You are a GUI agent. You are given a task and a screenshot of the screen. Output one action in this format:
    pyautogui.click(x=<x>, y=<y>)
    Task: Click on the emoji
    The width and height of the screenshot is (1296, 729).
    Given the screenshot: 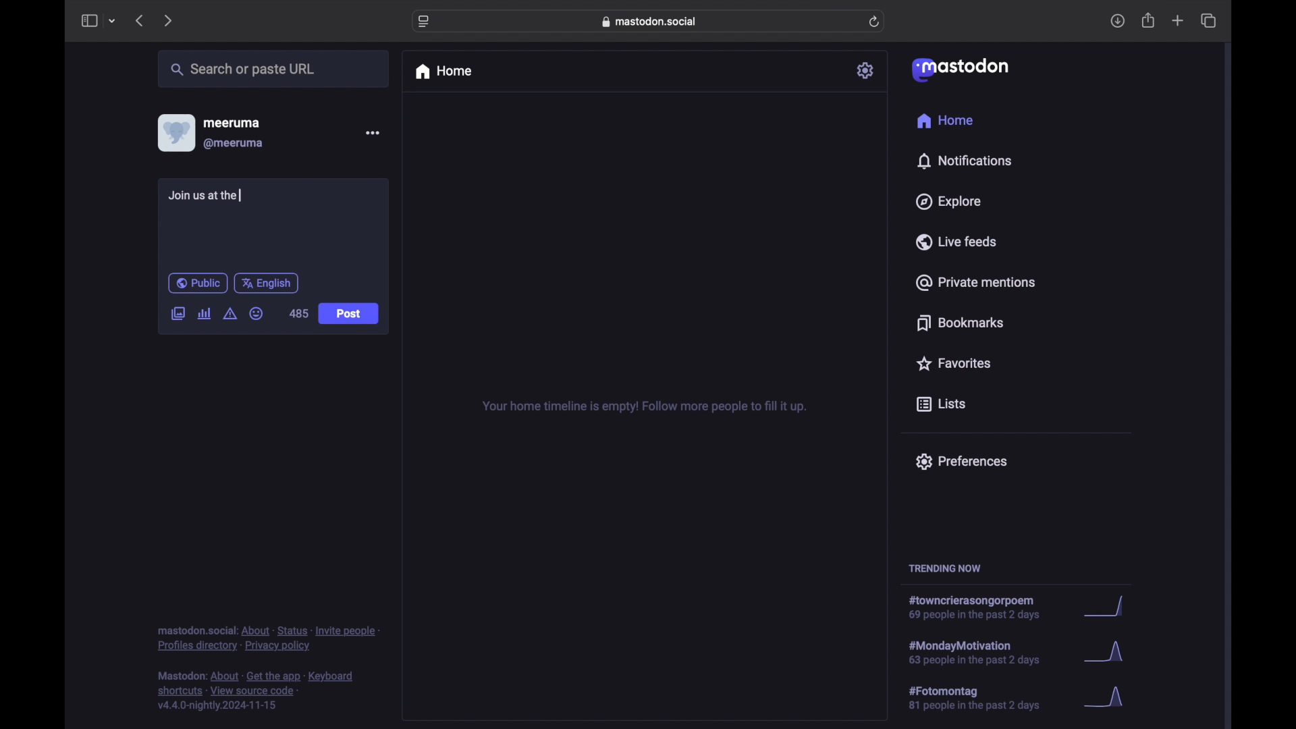 What is the action you would take?
    pyautogui.click(x=256, y=314)
    